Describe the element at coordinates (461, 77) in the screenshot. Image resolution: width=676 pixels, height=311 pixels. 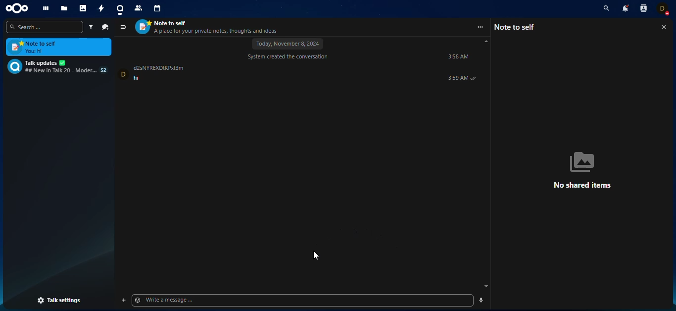
I see `message time` at that location.